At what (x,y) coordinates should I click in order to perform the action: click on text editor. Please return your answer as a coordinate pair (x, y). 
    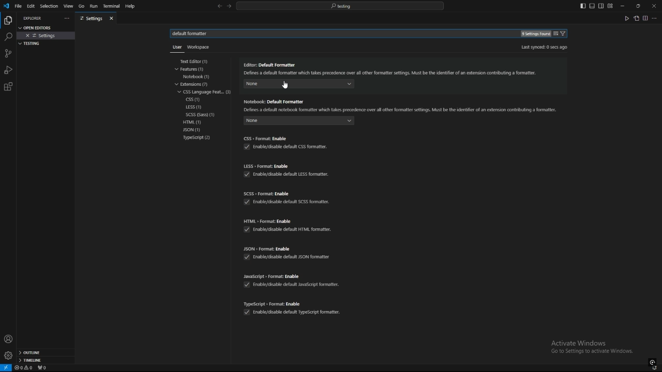
    Looking at the image, I should click on (199, 61).